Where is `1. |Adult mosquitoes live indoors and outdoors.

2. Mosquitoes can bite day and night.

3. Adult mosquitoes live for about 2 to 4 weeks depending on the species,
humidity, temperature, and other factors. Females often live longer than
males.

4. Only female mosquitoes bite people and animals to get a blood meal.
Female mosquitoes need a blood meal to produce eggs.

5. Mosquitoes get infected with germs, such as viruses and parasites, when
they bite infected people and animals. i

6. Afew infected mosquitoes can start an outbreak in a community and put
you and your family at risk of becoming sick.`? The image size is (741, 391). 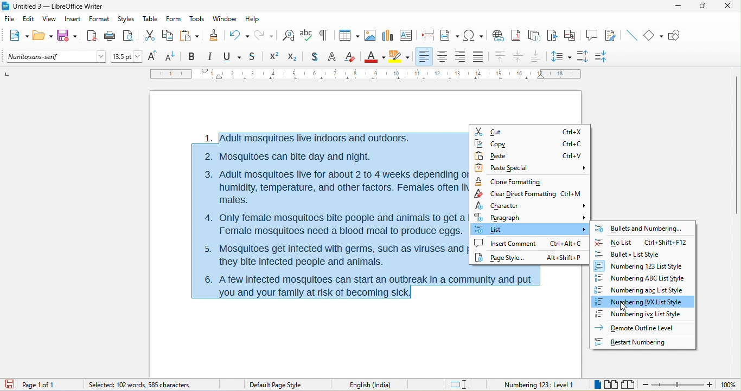
1. |Adult mosquitoes live indoors and outdoors.

2. Mosquitoes can bite day and night.

3. Adult mosquitoes live for about 2 to 4 weeks depending on the species,
humidity, temperature, and other factors. Females often live longer than
males.

4. Only female mosquitoes bite people and animals to get a blood meal.
Female mosquitoes need a blood meal to produce eggs.

5. Mosquitoes get infected with germs, such as viruses and parasites, when
they bite infected people and animals. i

6. Afew infected mosquitoes can start an outbreak in a community and put
you and your family at risk of becoming sick. is located at coordinates (328, 214).